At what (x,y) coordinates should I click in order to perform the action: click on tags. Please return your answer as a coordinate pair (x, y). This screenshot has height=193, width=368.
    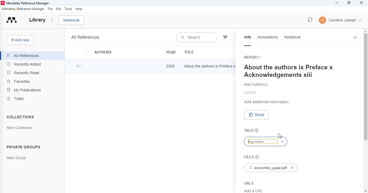
    Looking at the image, I should click on (248, 130).